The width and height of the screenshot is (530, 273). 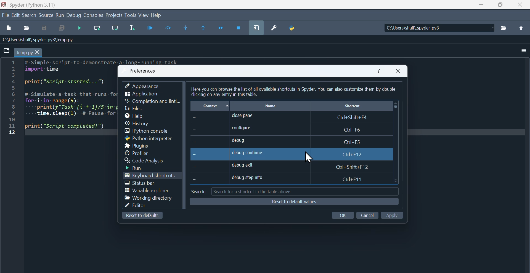 What do you see at coordinates (239, 26) in the screenshot?
I see `Stop debugging` at bounding box center [239, 26].